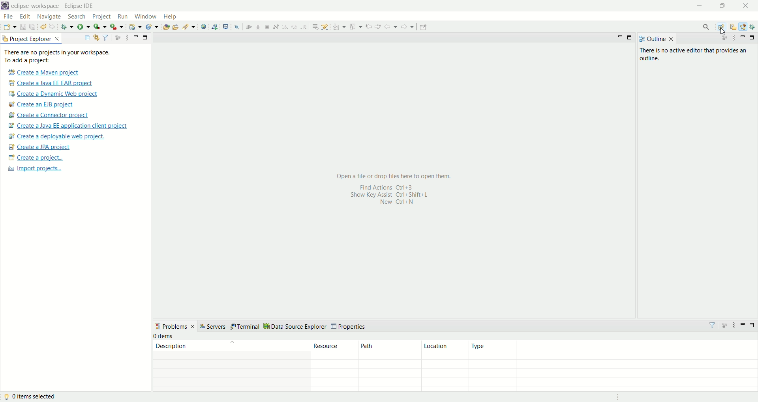 The height and width of the screenshot is (402, 758). I want to click on new, so click(9, 27).